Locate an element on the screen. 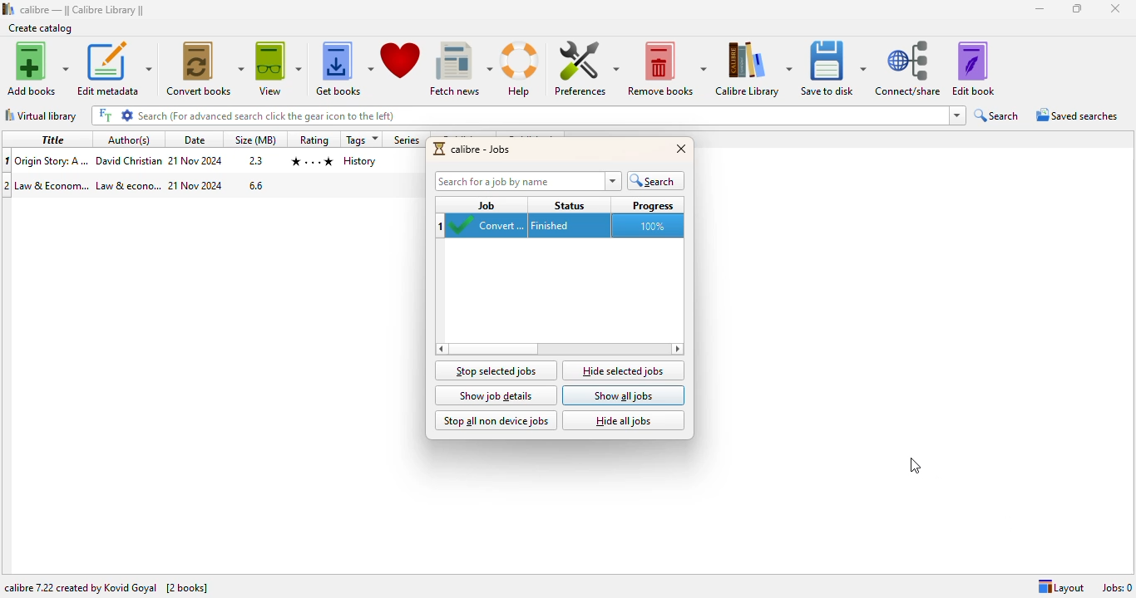 The height and width of the screenshot is (598, 1136). author(s) is located at coordinates (130, 140).